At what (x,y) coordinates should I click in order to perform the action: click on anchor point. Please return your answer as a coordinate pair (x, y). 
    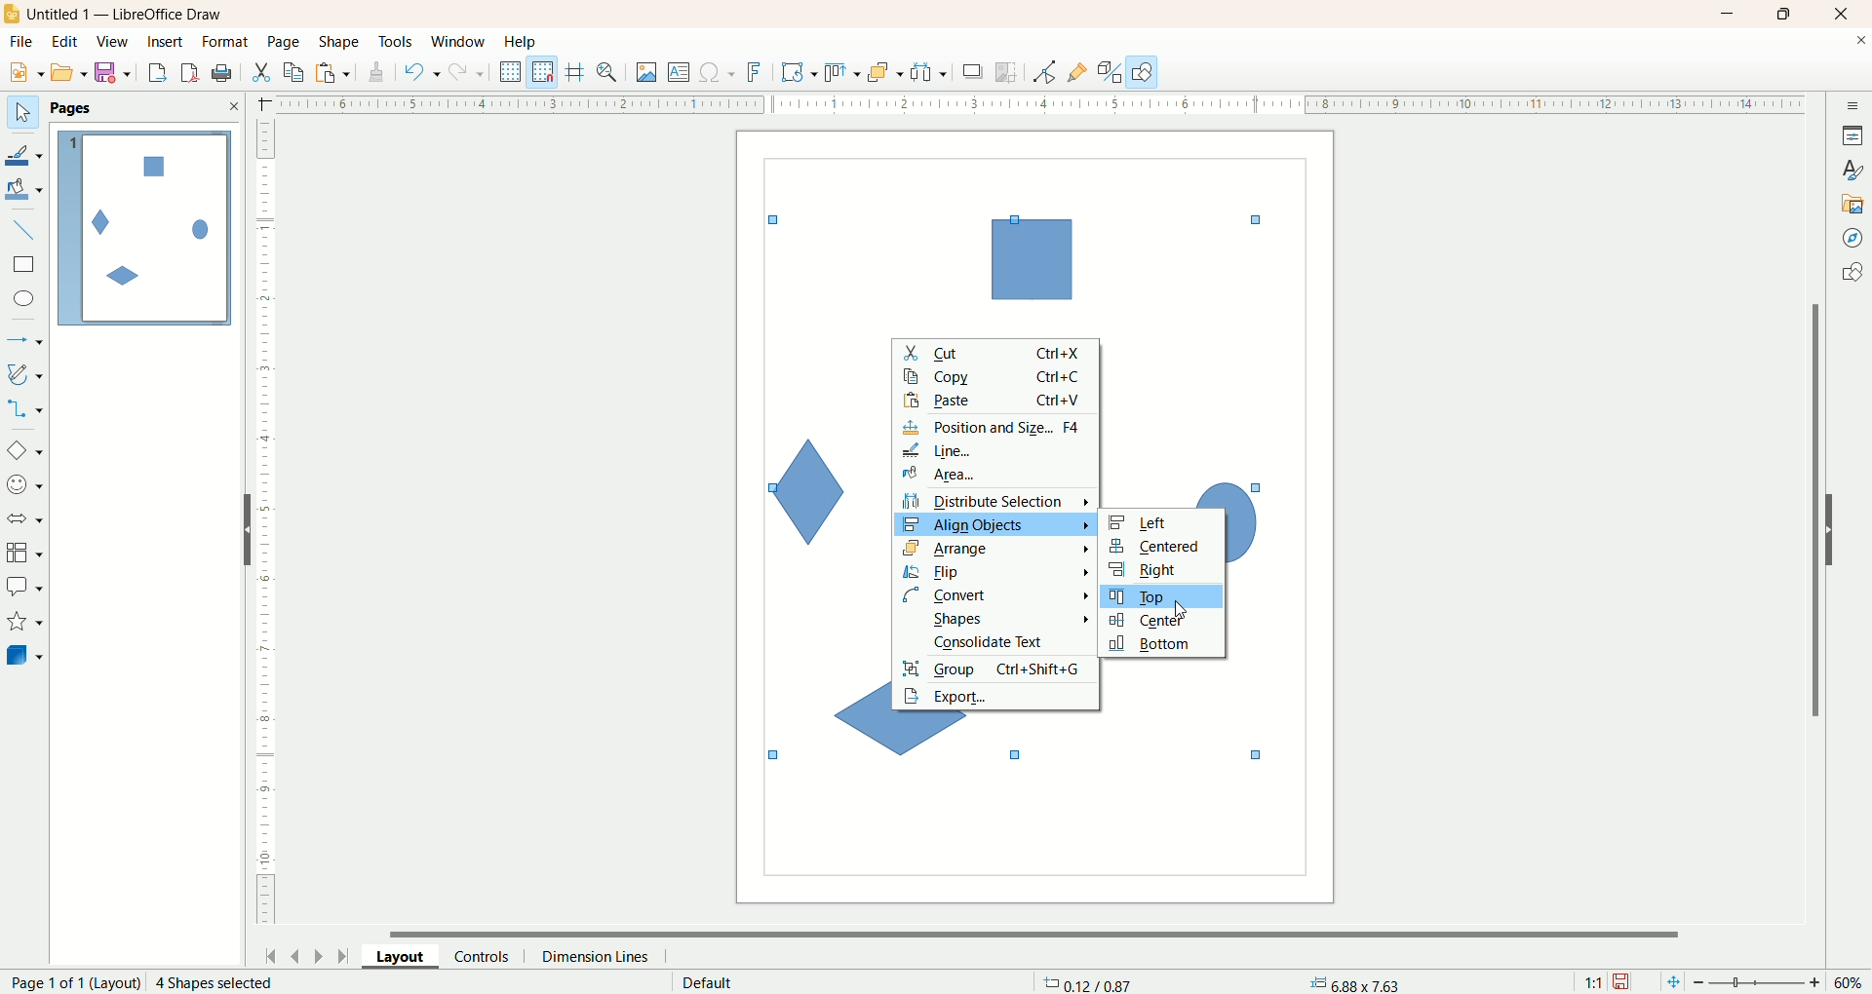
    Looking at the image, I should click on (1352, 983).